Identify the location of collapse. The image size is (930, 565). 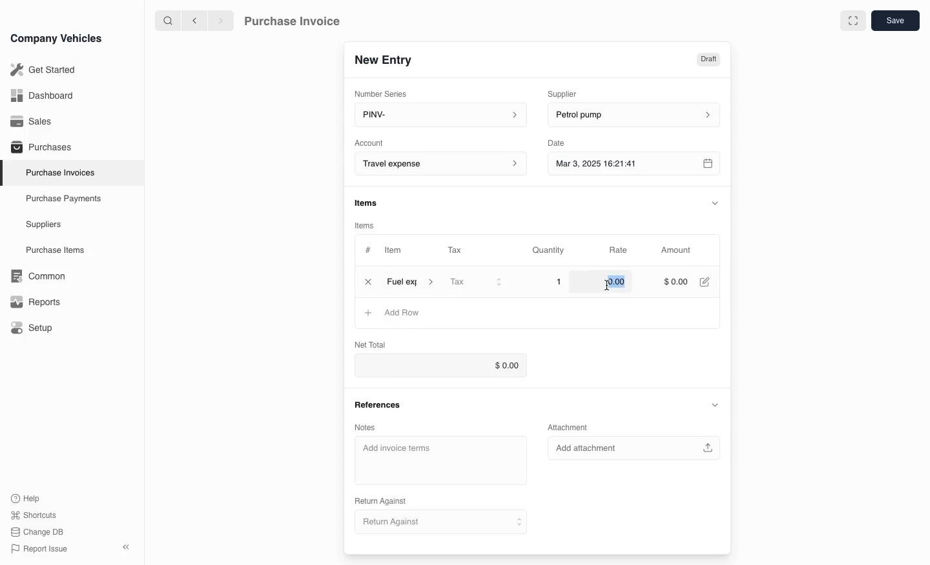
(716, 202).